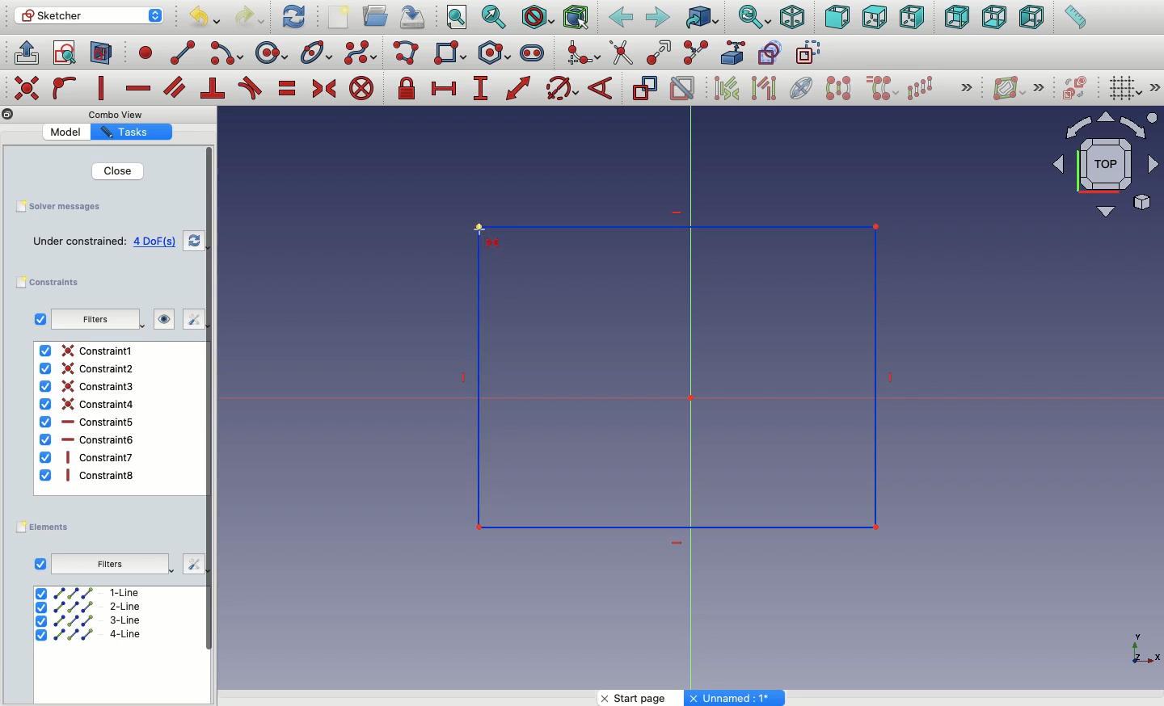 This screenshot has width=1164, height=706. What do you see at coordinates (533, 53) in the screenshot?
I see `Slot` at bounding box center [533, 53].